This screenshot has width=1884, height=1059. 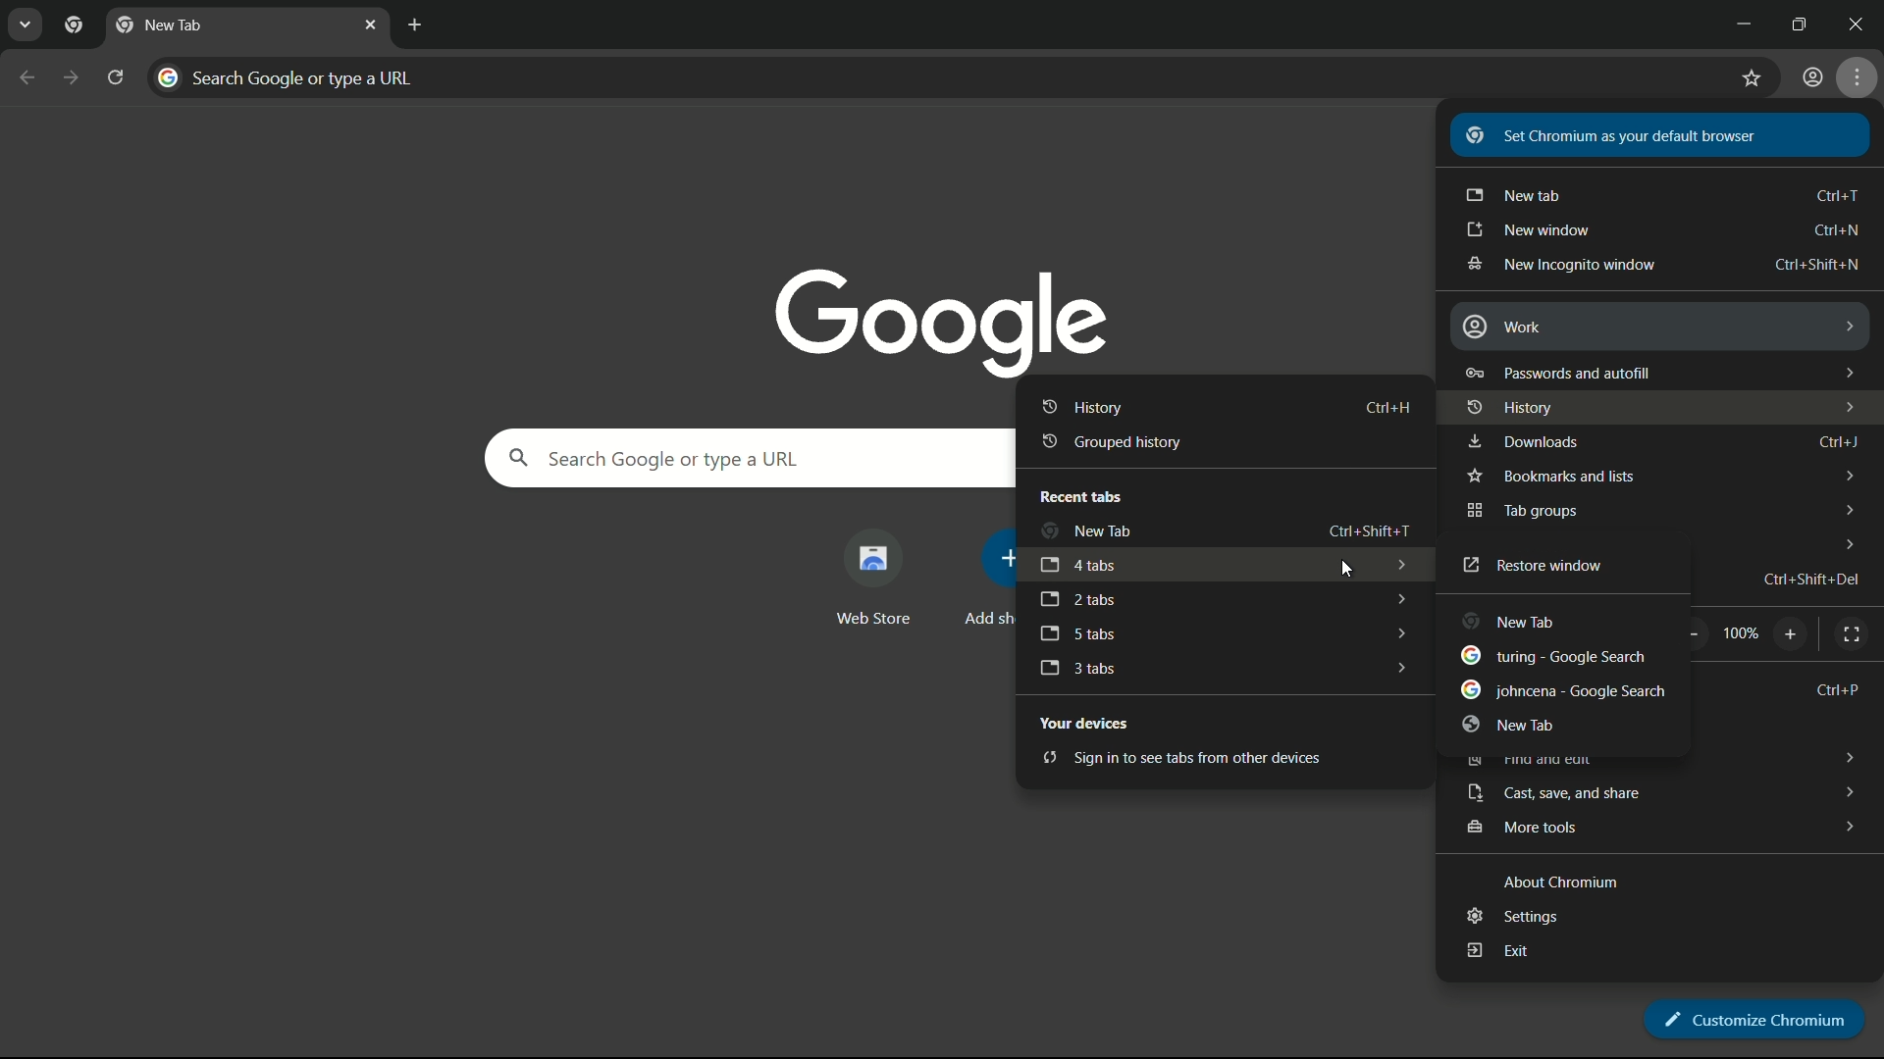 What do you see at coordinates (1510, 914) in the screenshot?
I see `settings` at bounding box center [1510, 914].